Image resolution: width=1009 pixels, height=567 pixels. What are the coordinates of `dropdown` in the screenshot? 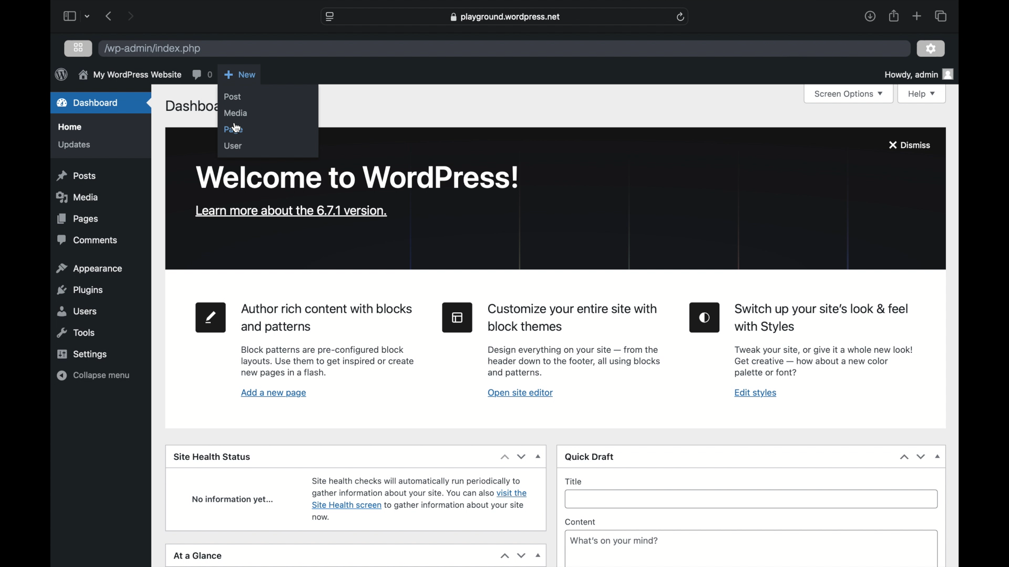 It's located at (539, 556).